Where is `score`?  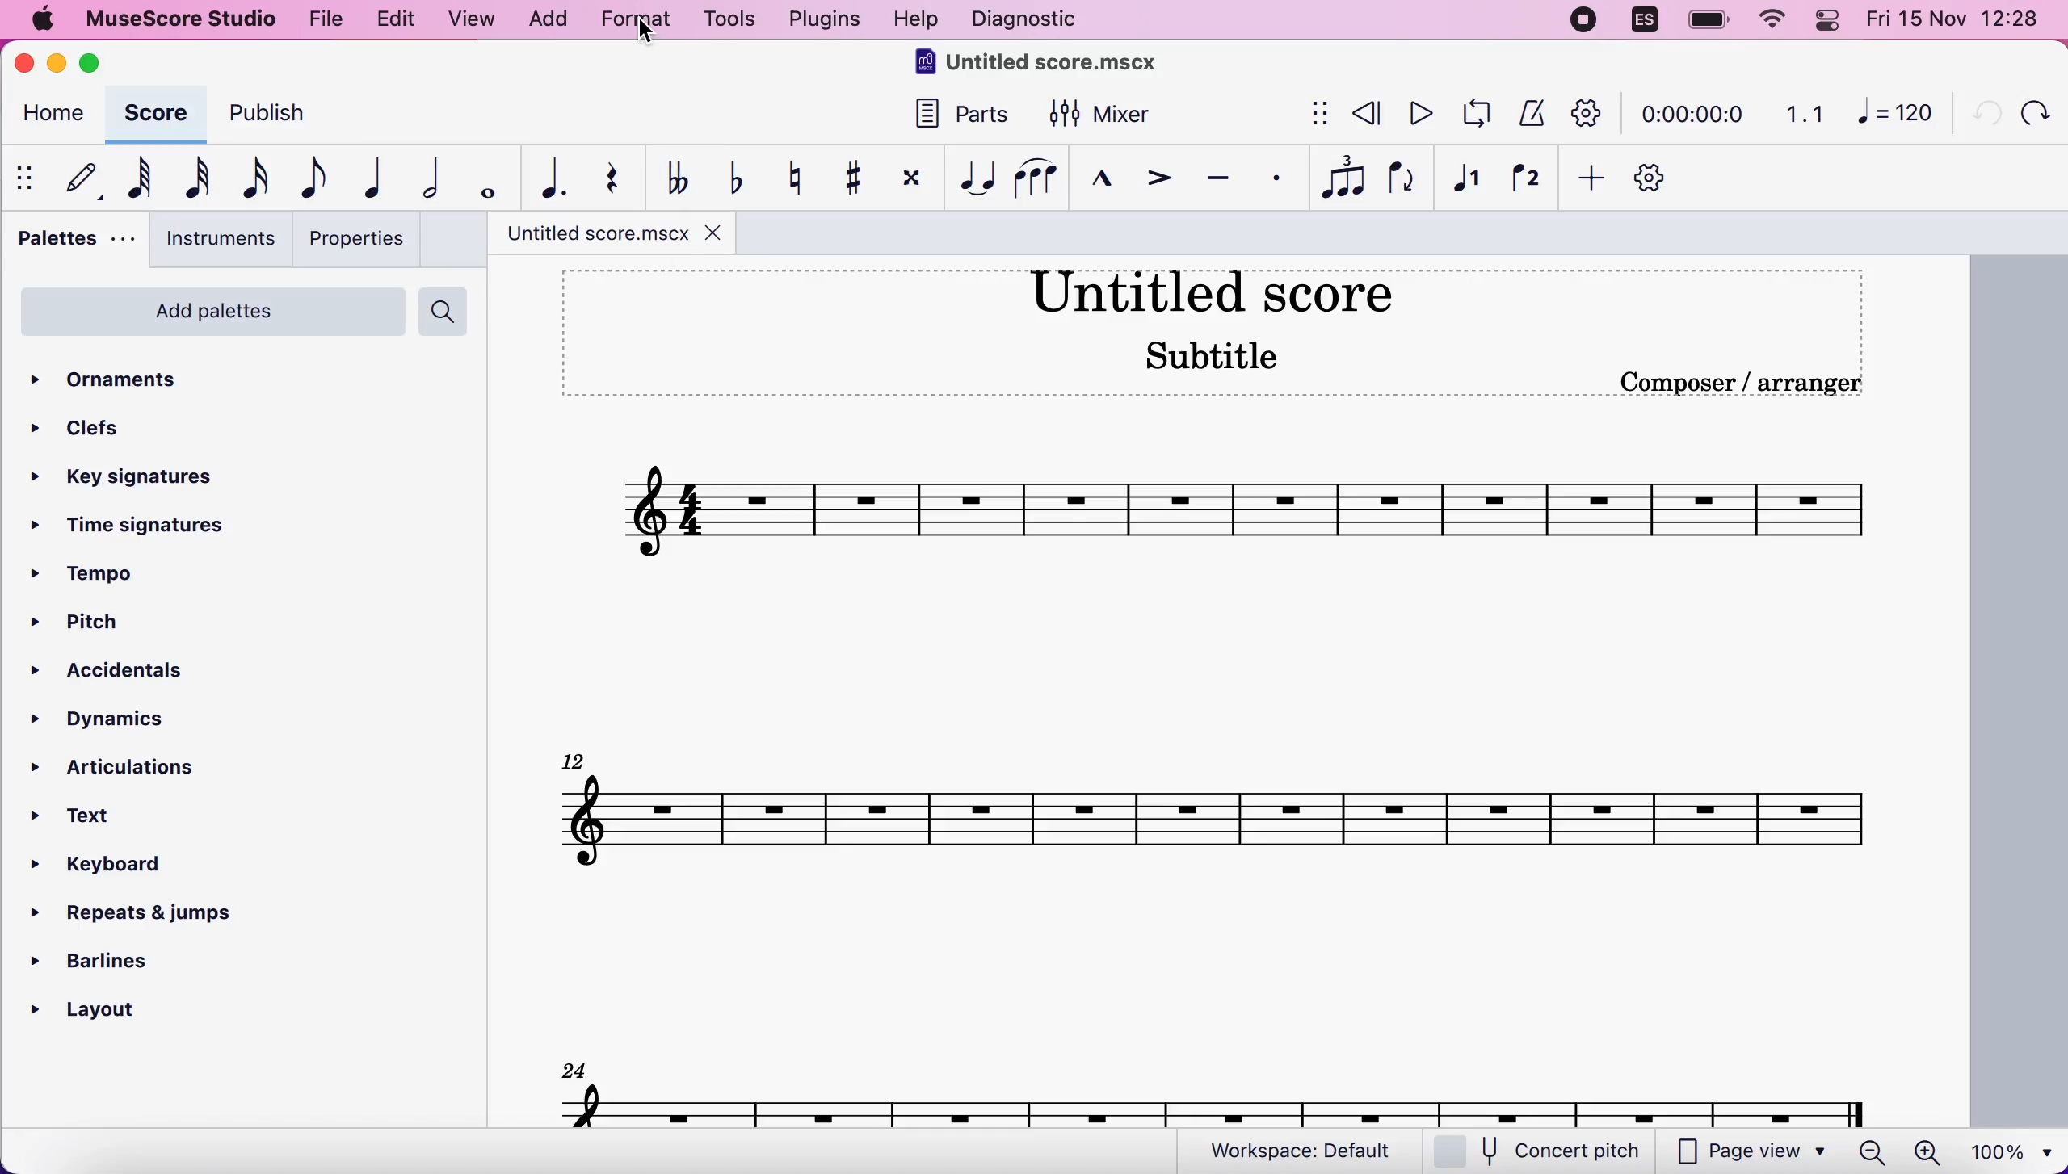
score is located at coordinates (1217, 1105).